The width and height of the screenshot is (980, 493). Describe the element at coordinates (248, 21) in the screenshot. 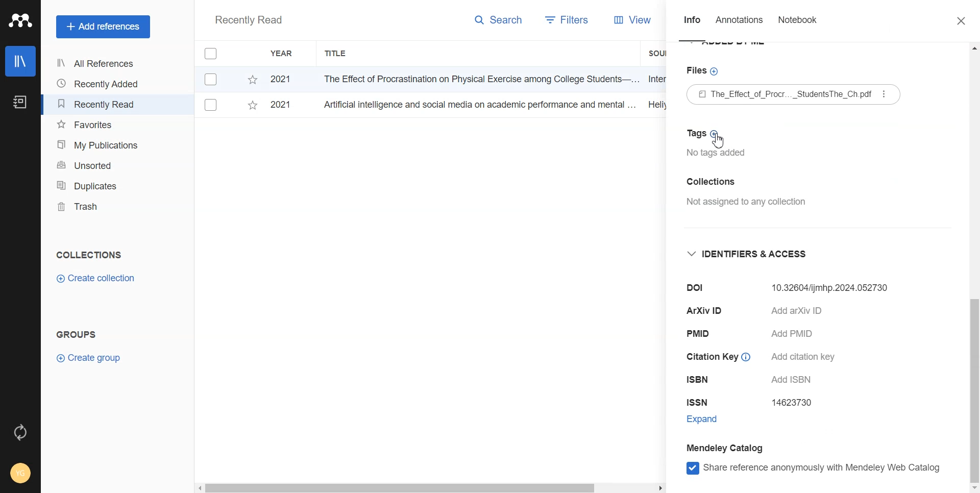

I see `Recently Read` at that location.